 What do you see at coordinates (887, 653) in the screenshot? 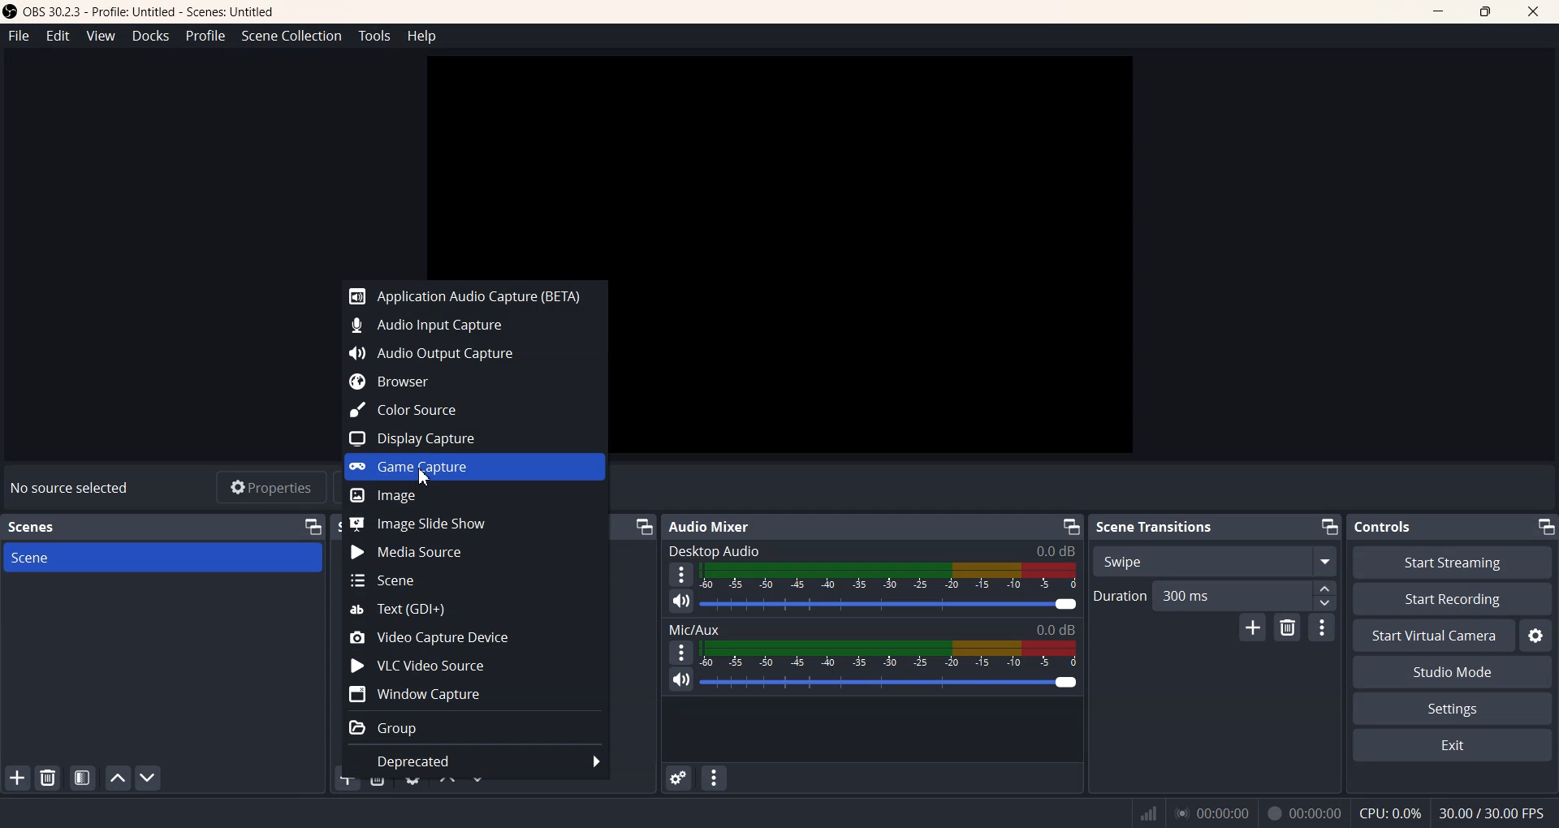
I see `Volume Indicator` at bounding box center [887, 653].